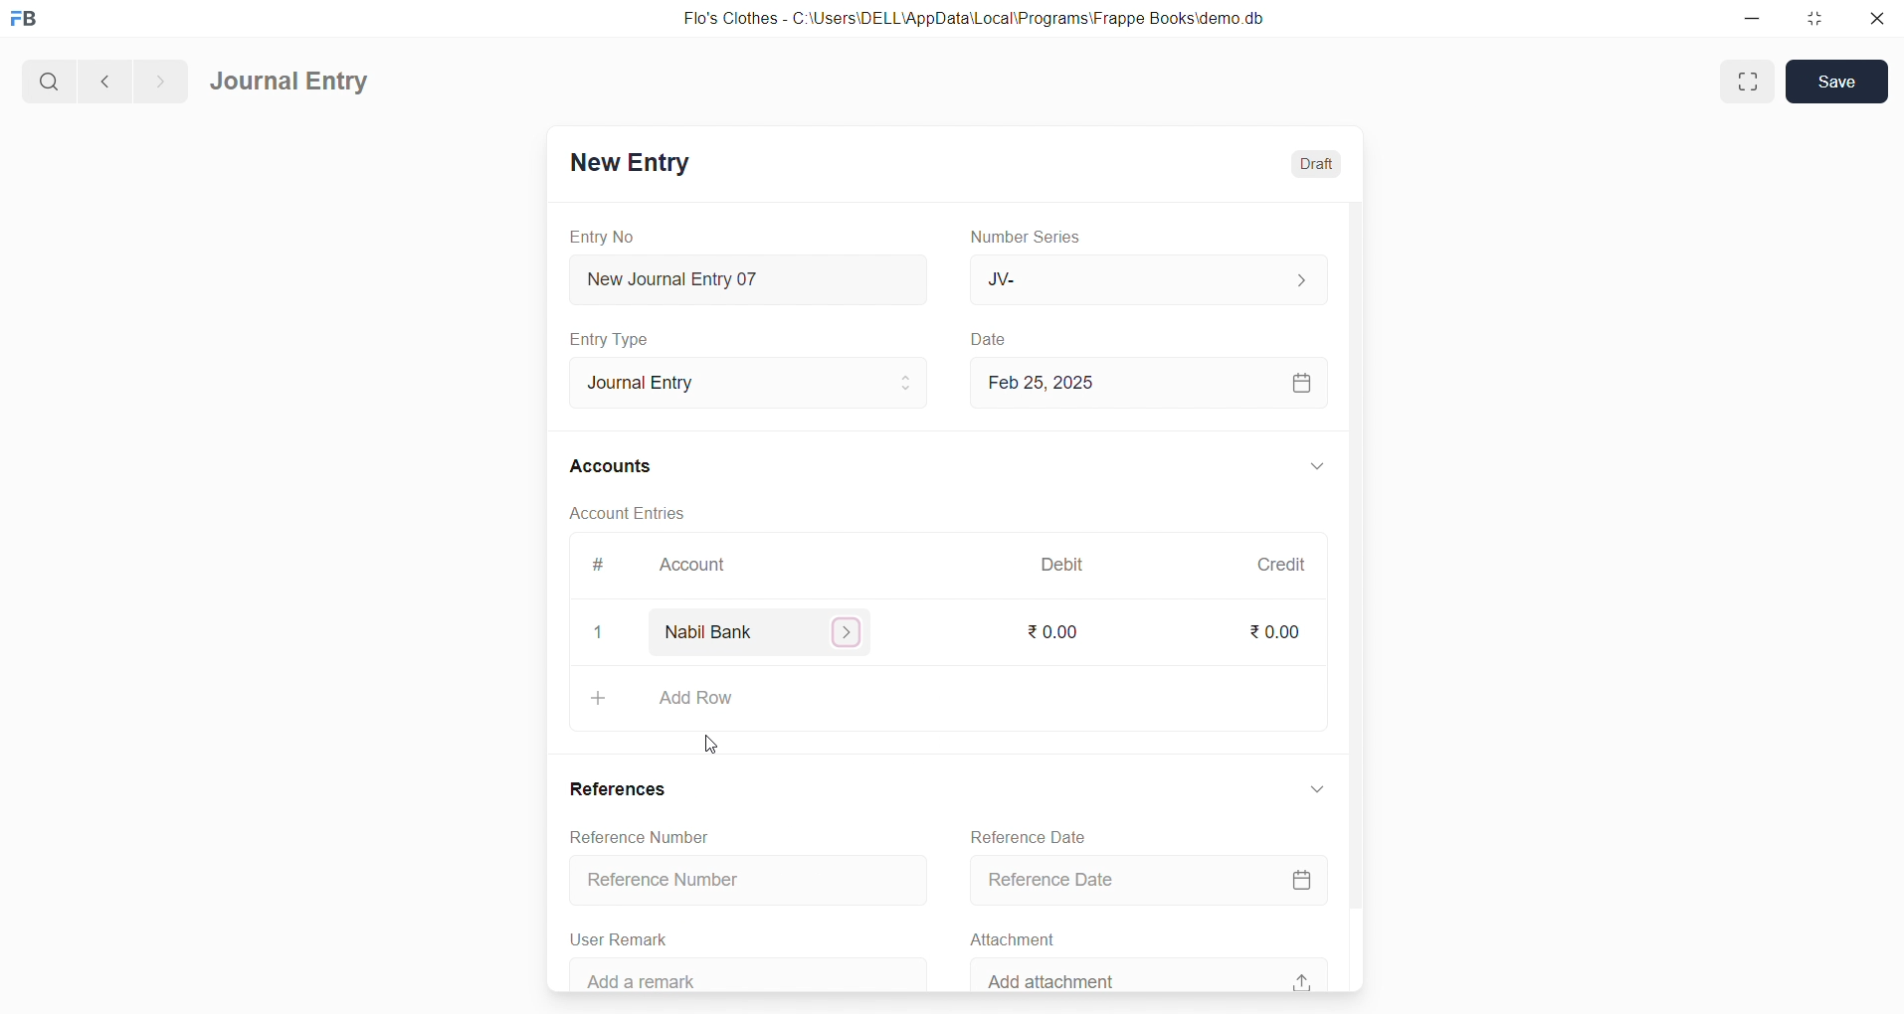  Describe the element at coordinates (1032, 238) in the screenshot. I see `Number Series` at that location.